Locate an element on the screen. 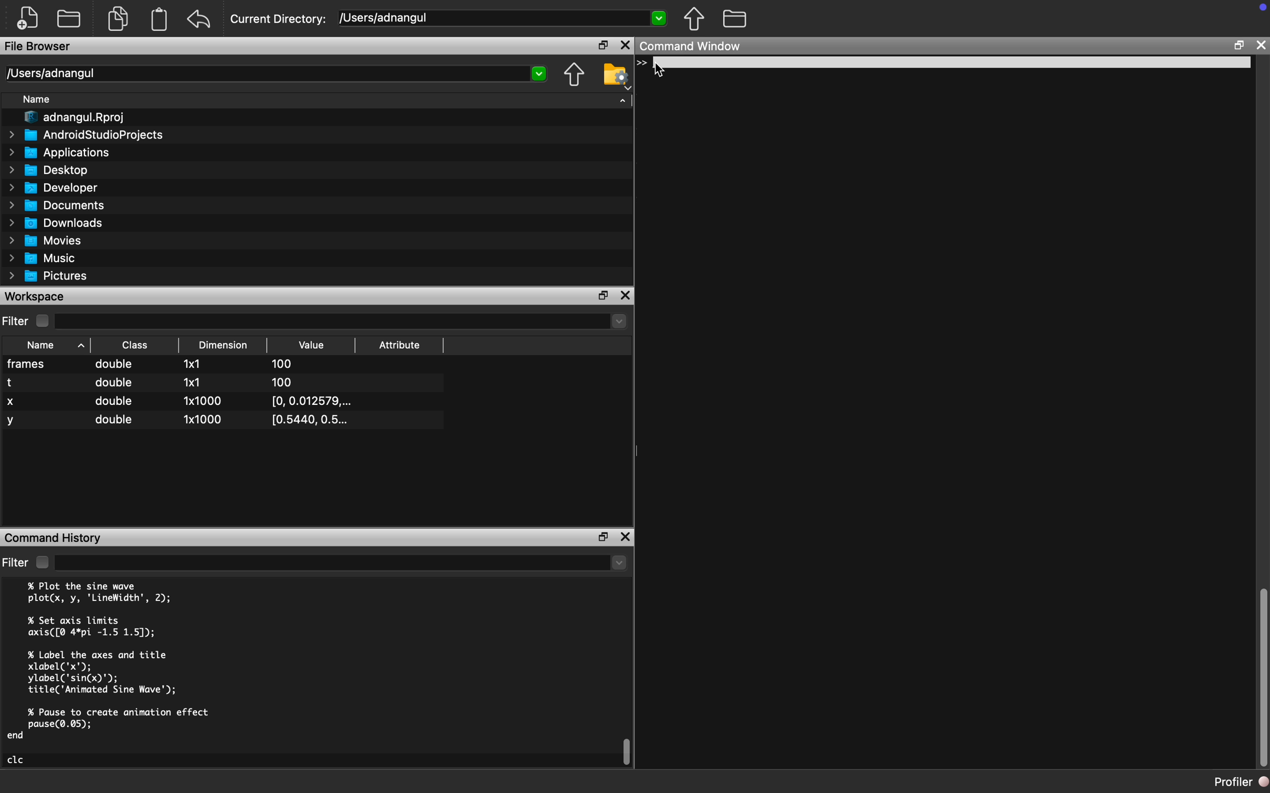 The height and width of the screenshot is (793, 1270). Cursor is located at coordinates (668, 69).